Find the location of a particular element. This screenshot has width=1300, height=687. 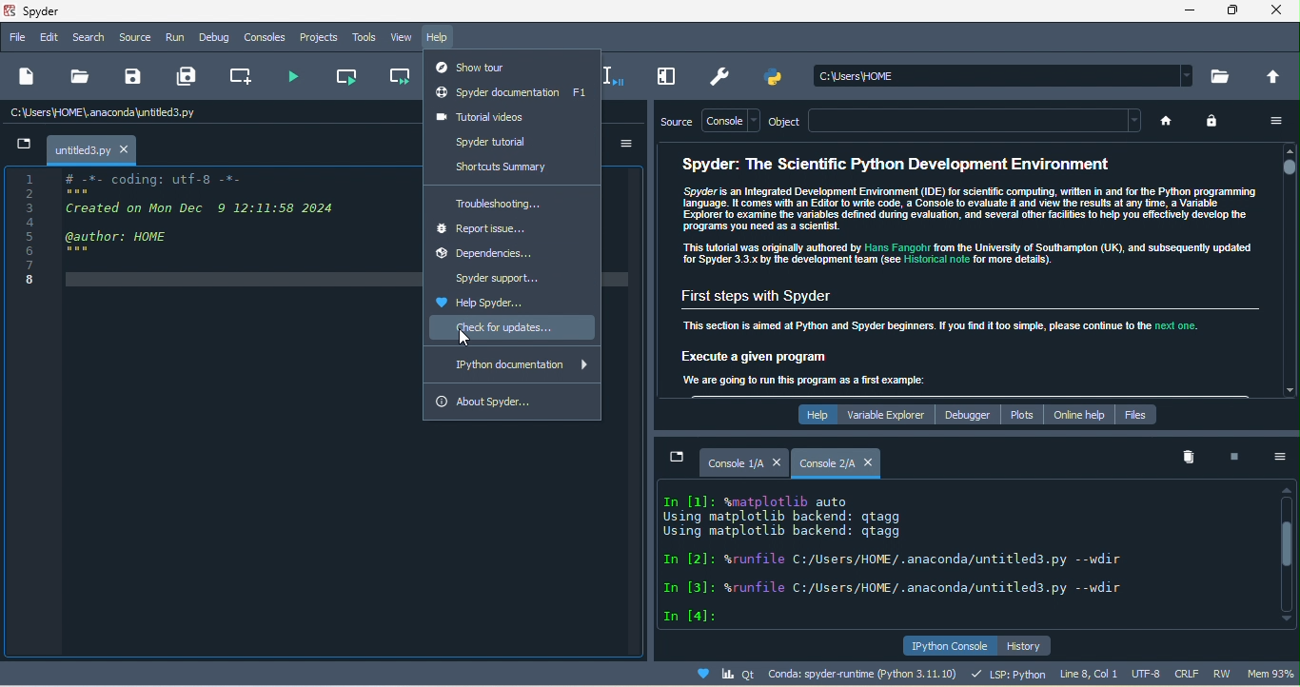

tutorial videos is located at coordinates (500, 120).